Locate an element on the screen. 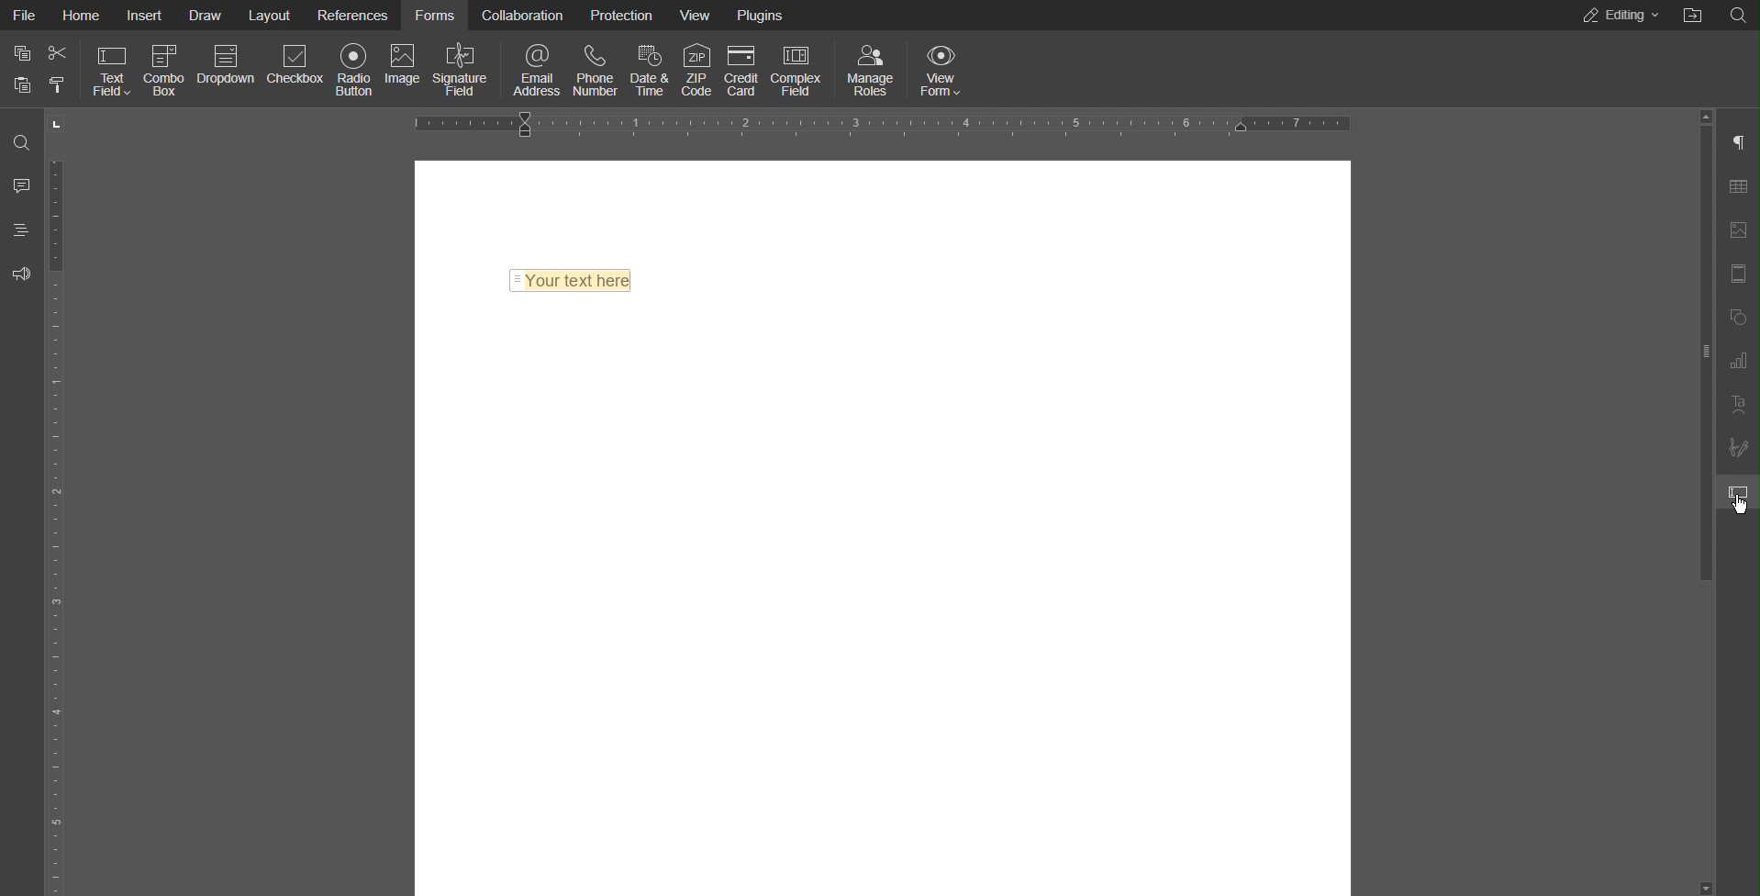  Home is located at coordinates (81, 14).